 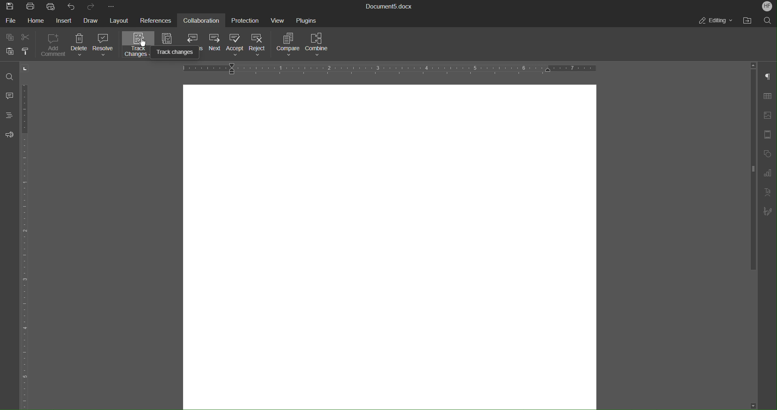 I want to click on Next , so click(x=218, y=46).